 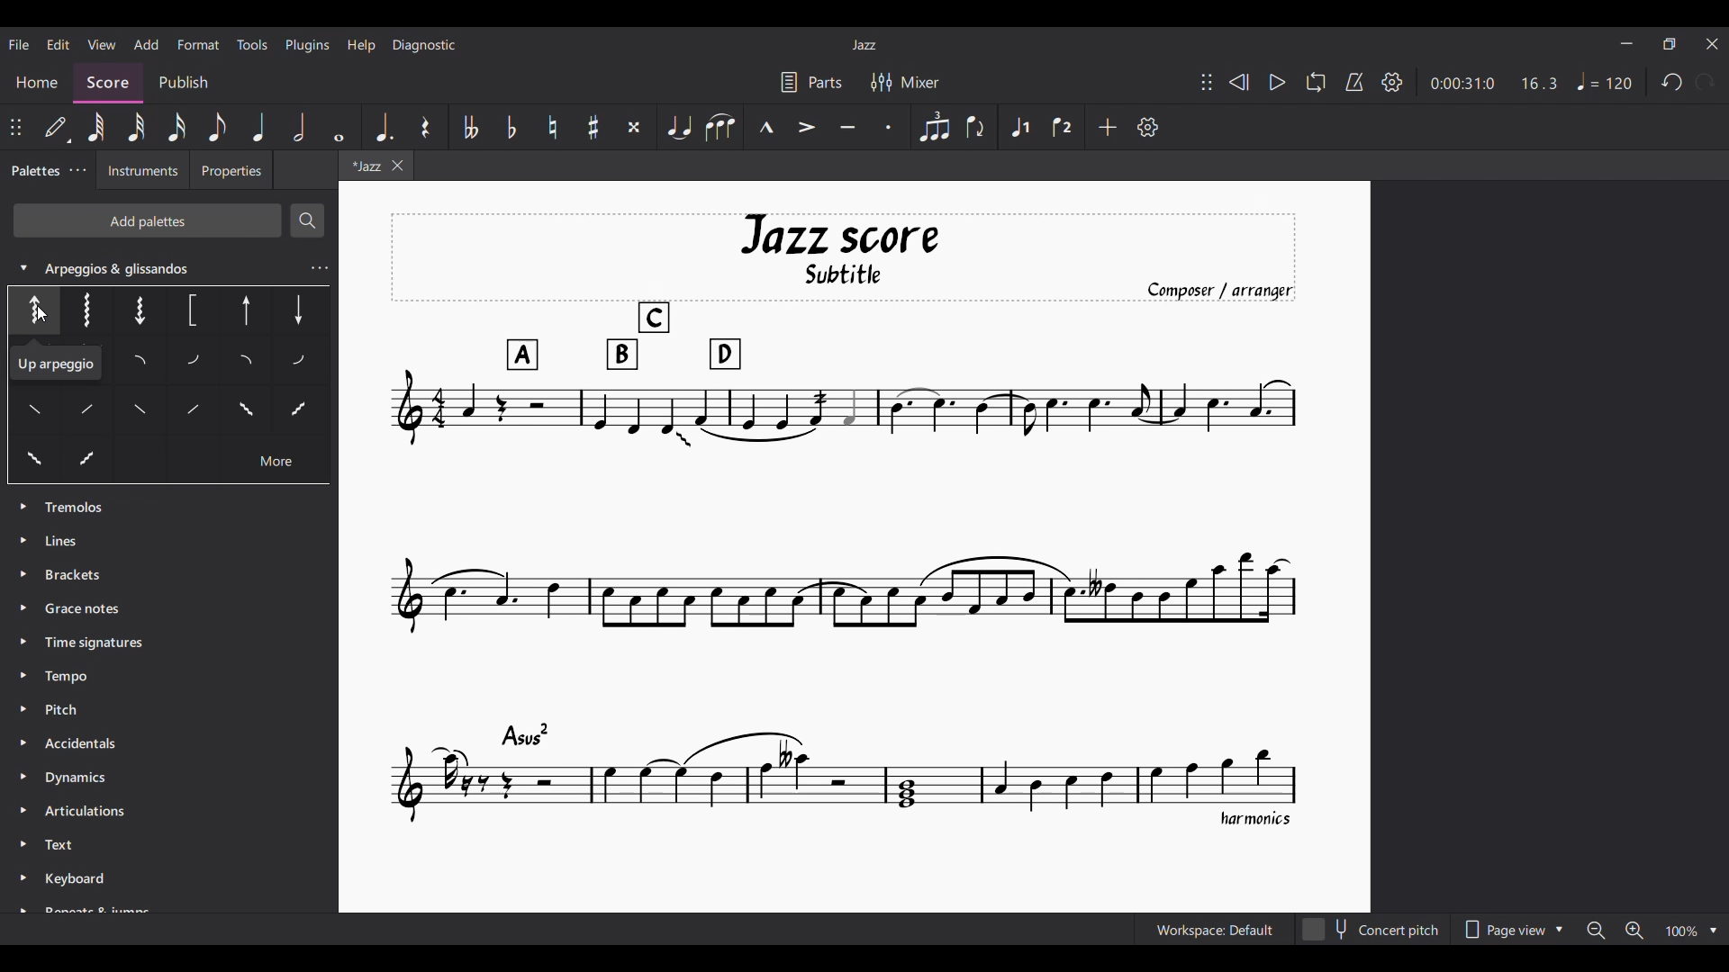 What do you see at coordinates (1355, 82) in the screenshot?
I see `Metronome` at bounding box center [1355, 82].